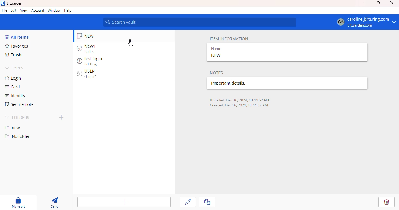 The image size is (399, 210). Describe the element at coordinates (3, 3) in the screenshot. I see `logo` at that location.